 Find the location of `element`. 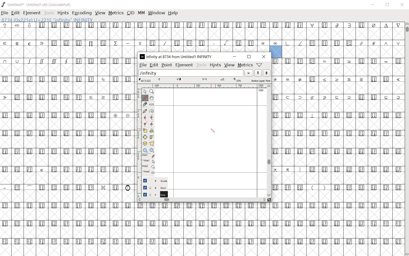

element is located at coordinates (184, 65).